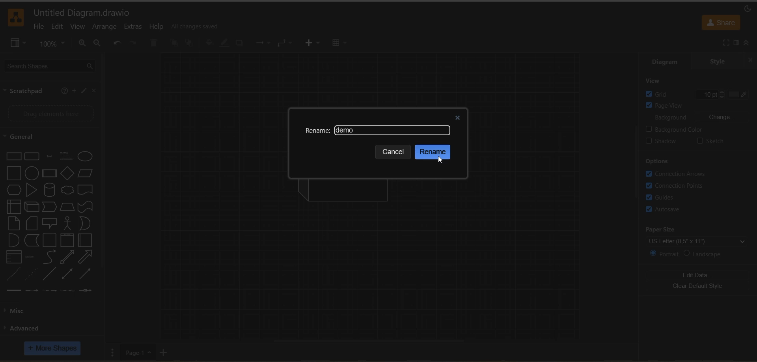 The height and width of the screenshot is (362, 757). Describe the element at coordinates (748, 9) in the screenshot. I see `appearance` at that location.